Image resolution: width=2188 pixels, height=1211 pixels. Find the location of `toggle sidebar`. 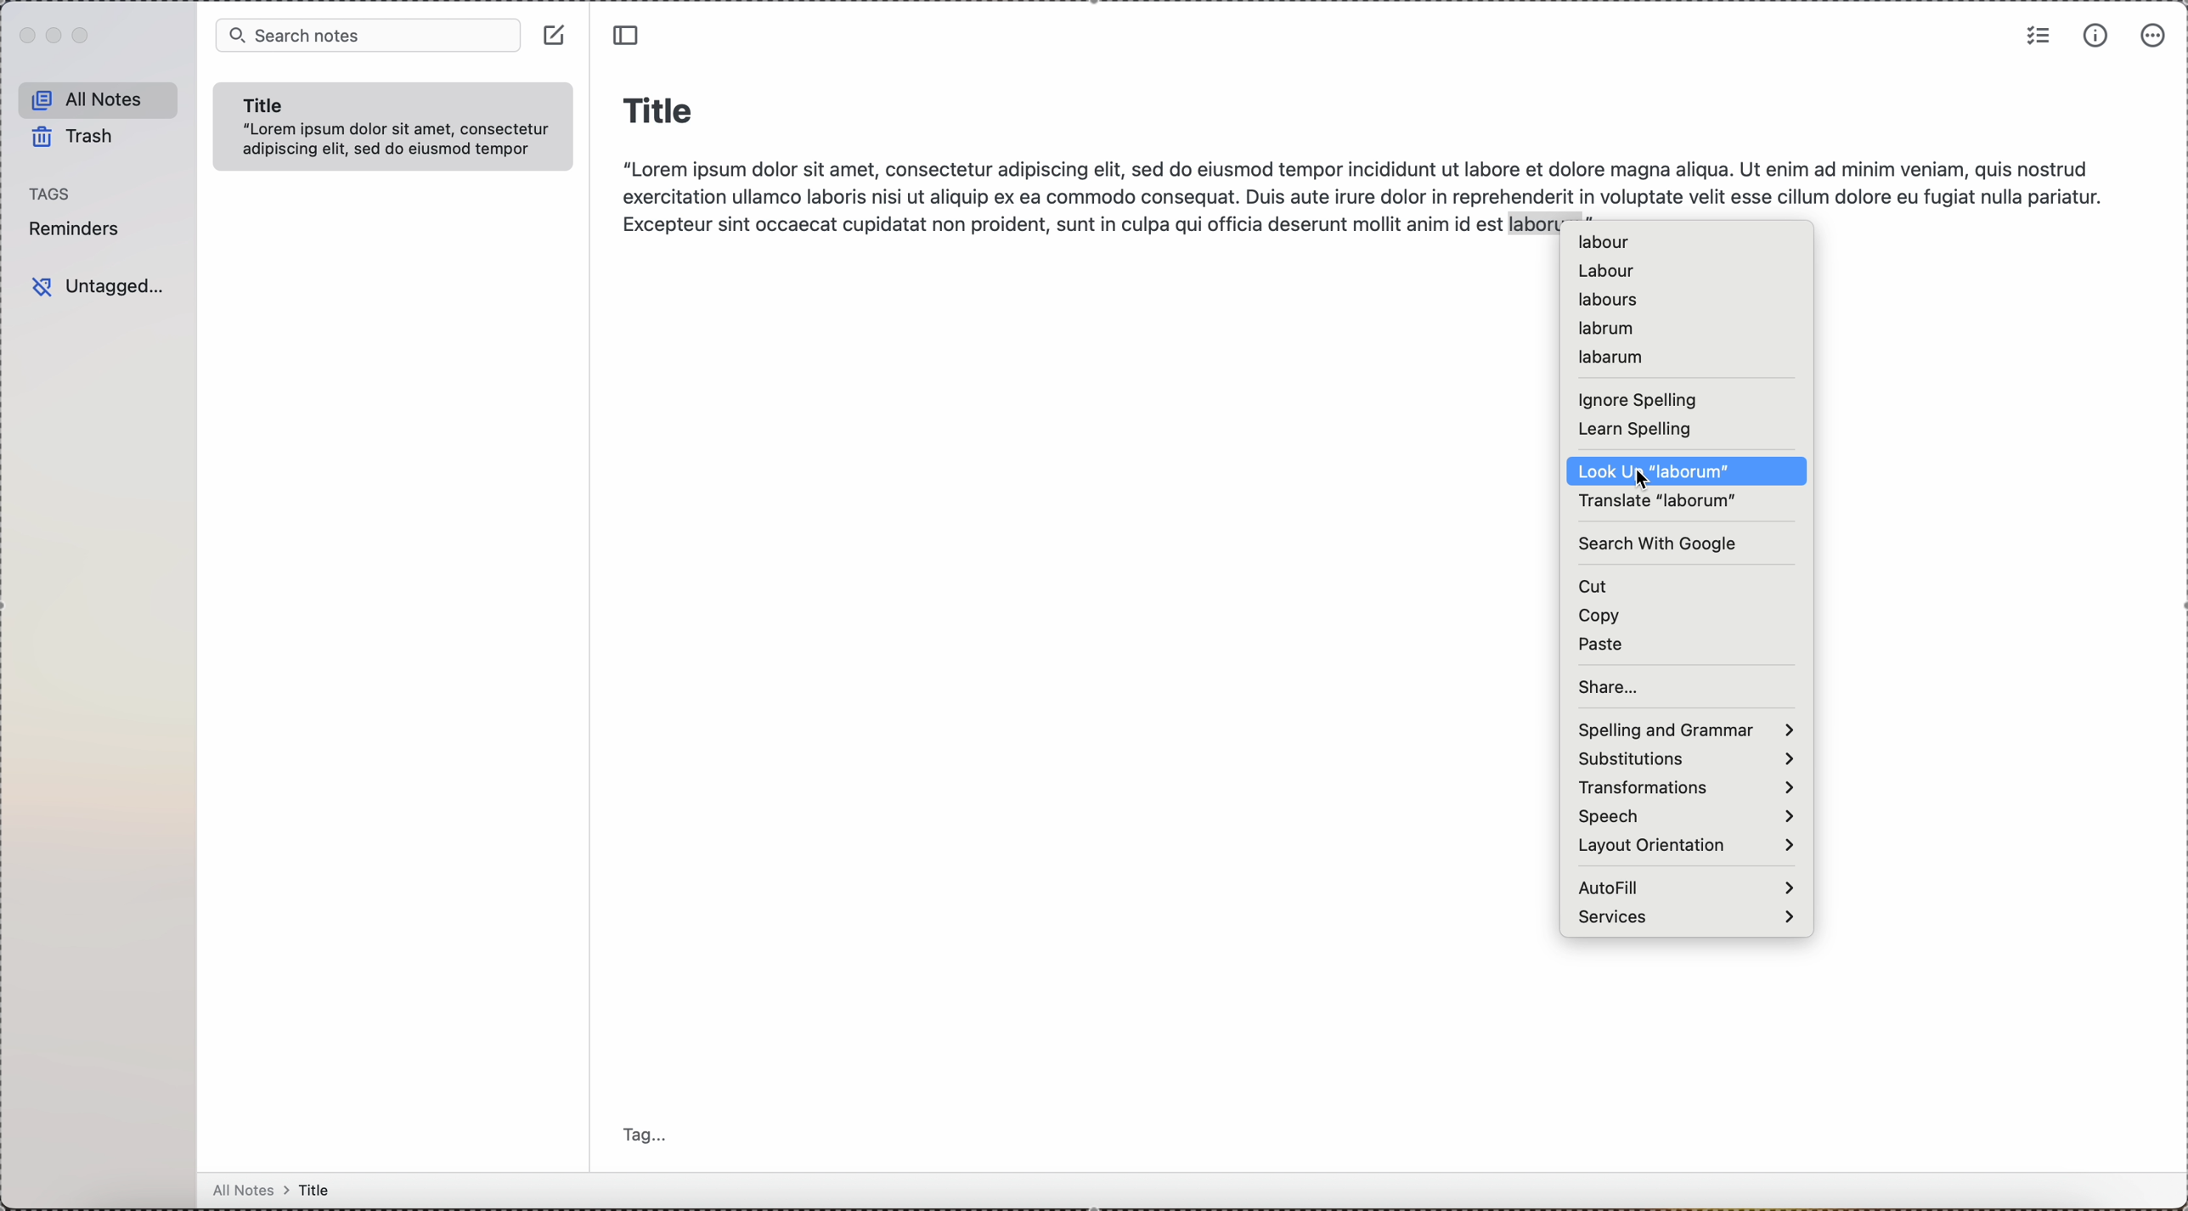

toggle sidebar is located at coordinates (630, 35).